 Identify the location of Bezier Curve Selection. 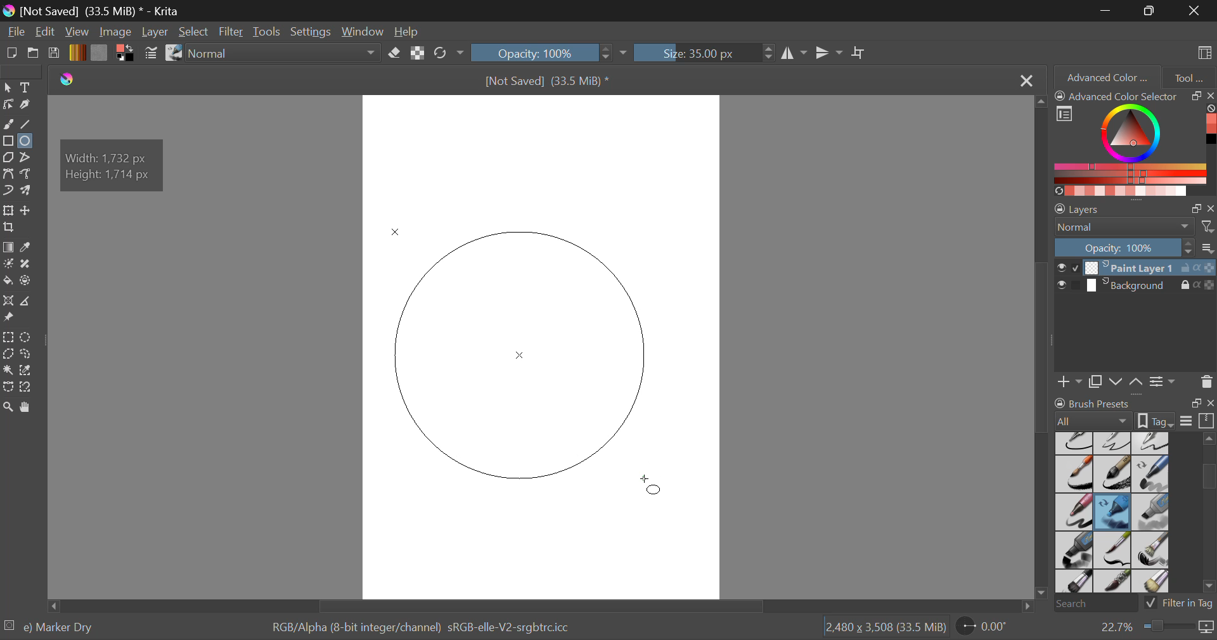
(8, 387).